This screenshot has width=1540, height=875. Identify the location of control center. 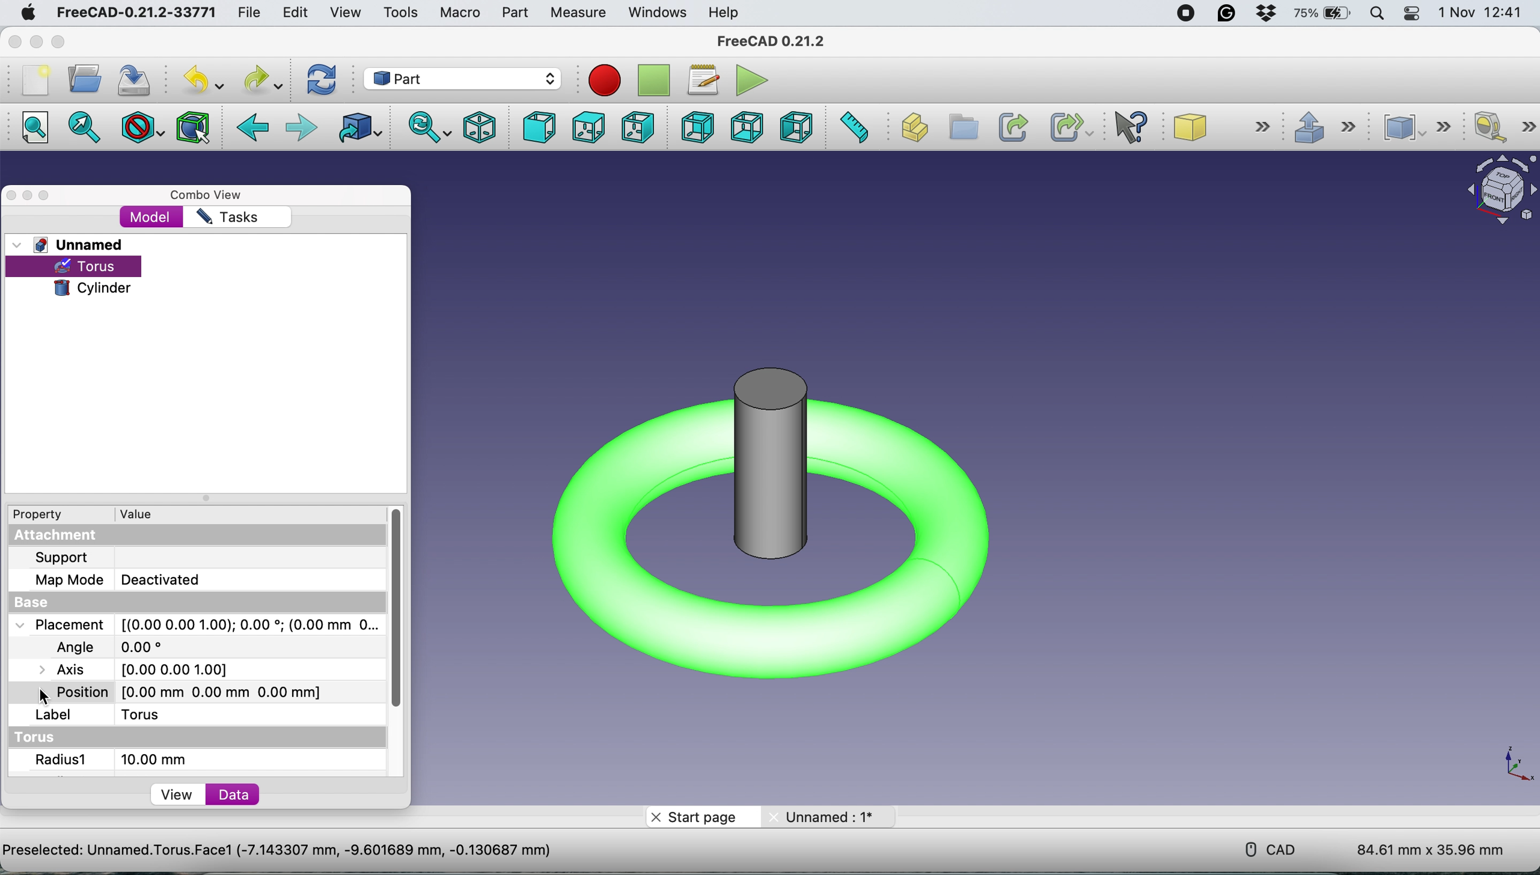
(1410, 14).